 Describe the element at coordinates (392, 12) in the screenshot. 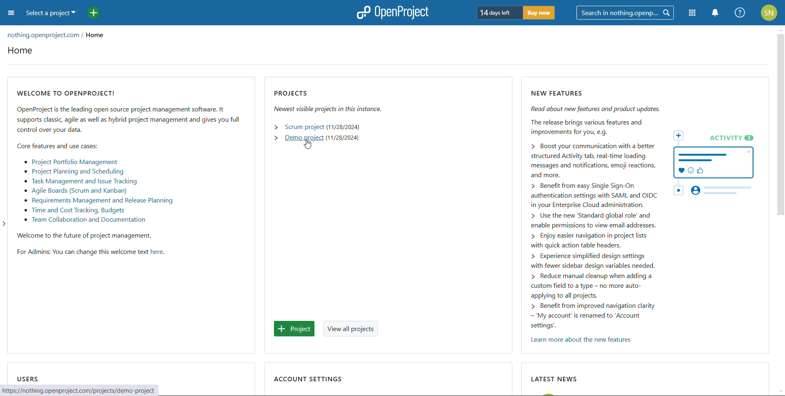

I see `logo` at that location.